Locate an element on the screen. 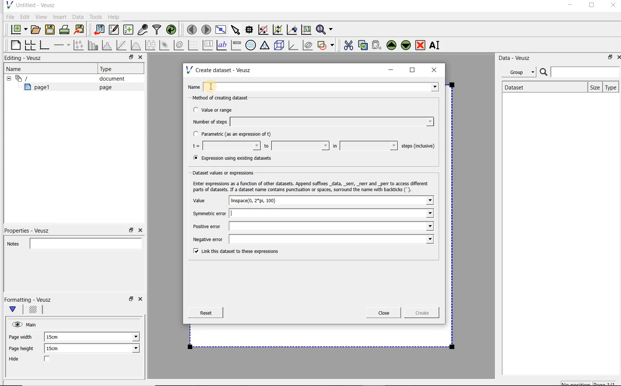  Number of steps is located at coordinates (311, 122).